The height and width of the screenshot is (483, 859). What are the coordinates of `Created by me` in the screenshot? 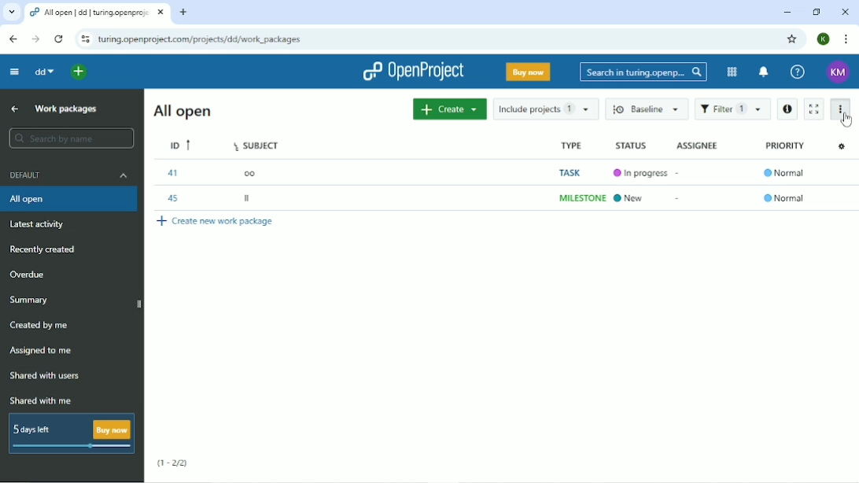 It's located at (41, 324).